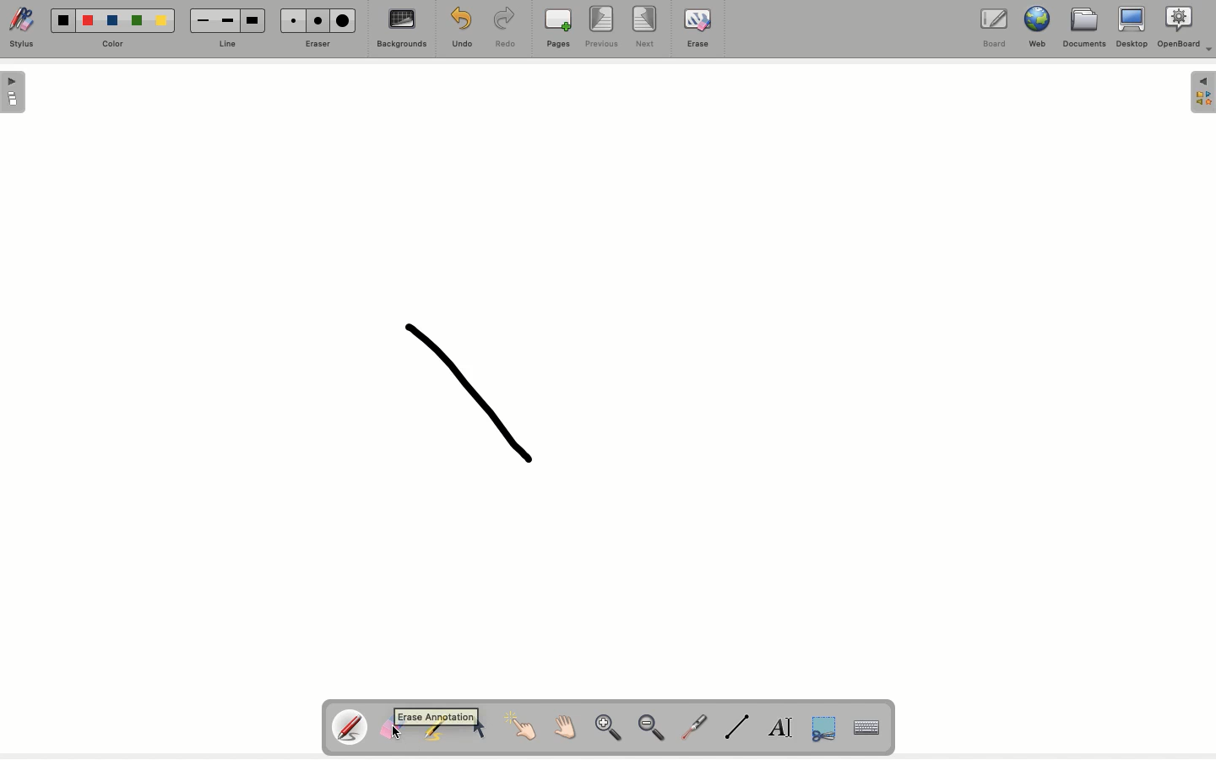 The width and height of the screenshot is (1216, 760). Describe the element at coordinates (823, 730) in the screenshot. I see `Cut` at that location.